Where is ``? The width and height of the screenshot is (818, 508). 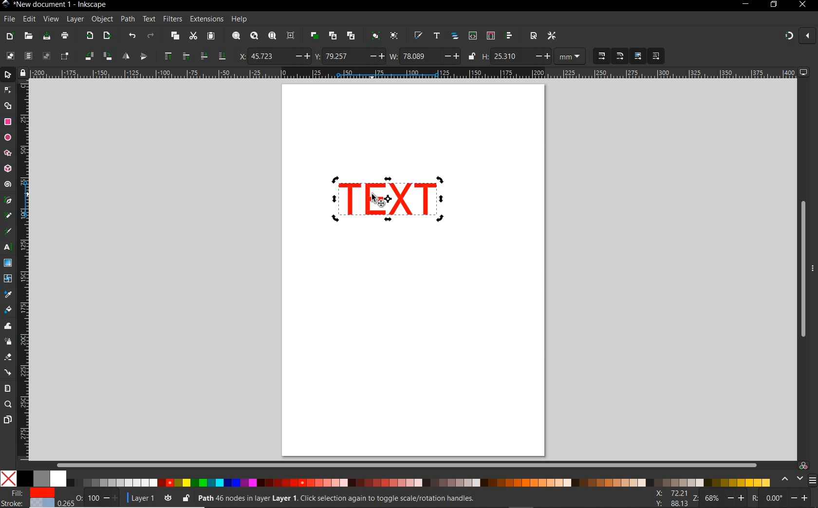  is located at coordinates (785, 498).